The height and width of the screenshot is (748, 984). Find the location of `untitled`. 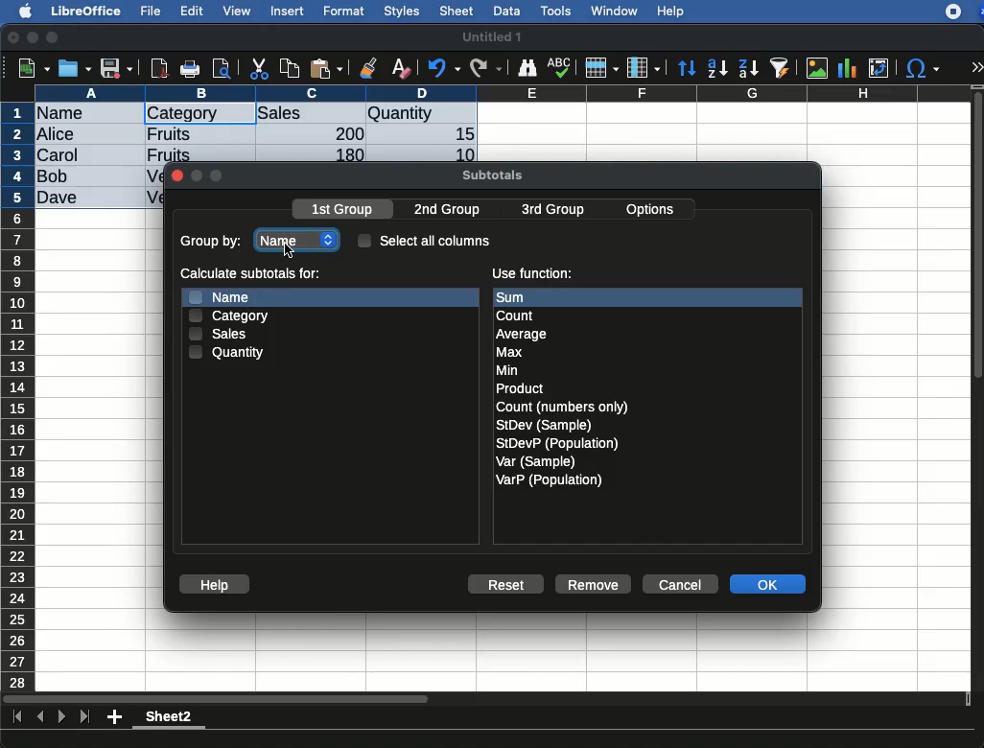

untitled is located at coordinates (491, 37).